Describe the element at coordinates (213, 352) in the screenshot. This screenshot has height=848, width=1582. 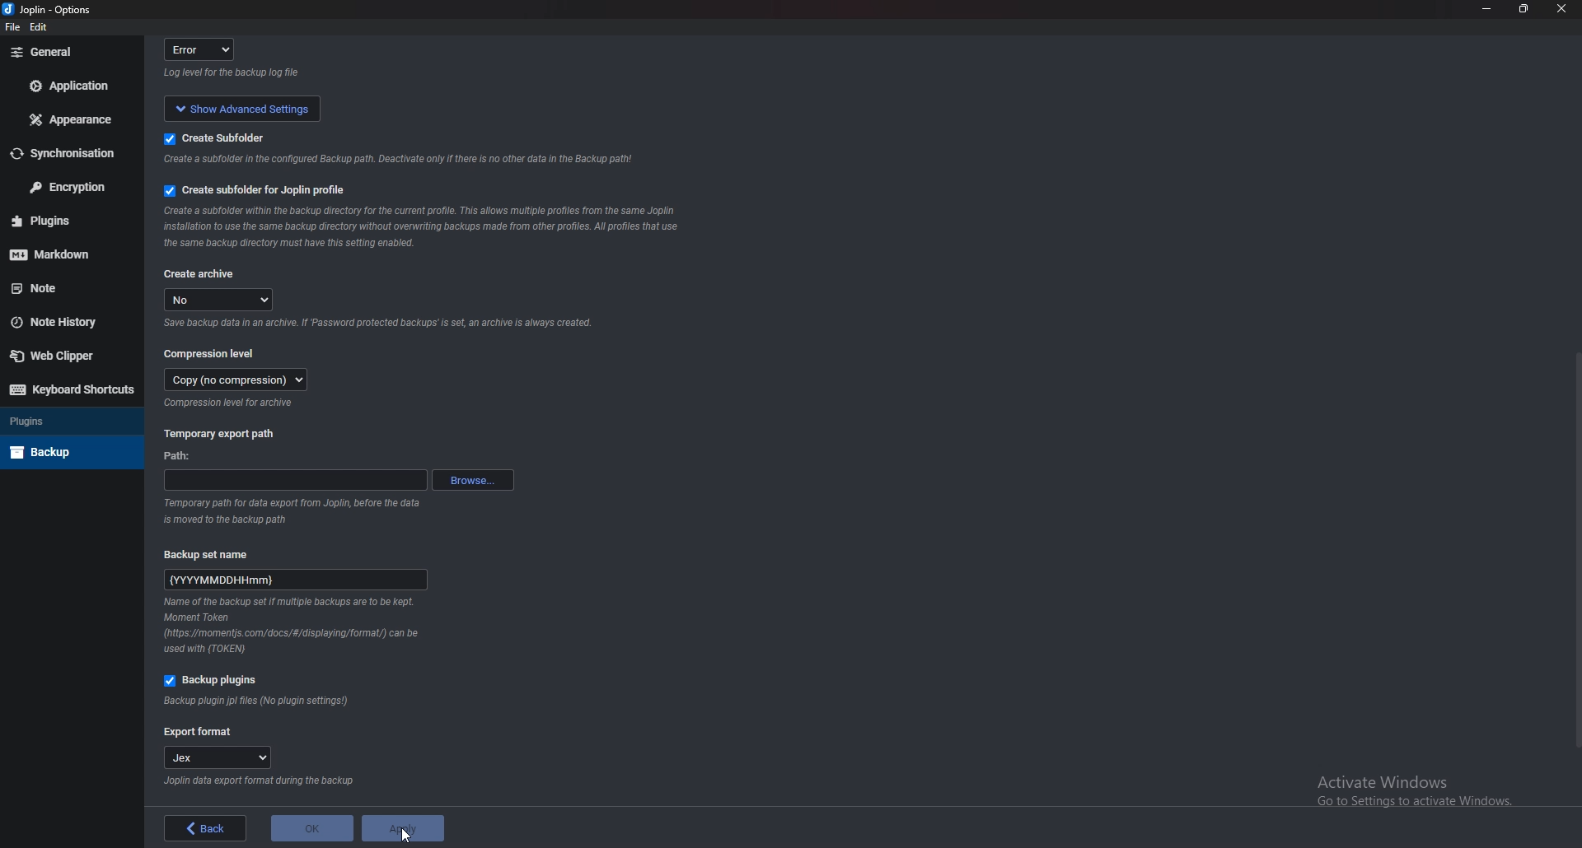
I see `Compression level` at that location.